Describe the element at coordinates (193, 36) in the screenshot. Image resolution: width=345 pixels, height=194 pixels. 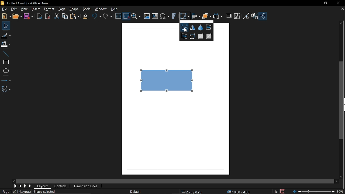
I see `Distort` at that location.